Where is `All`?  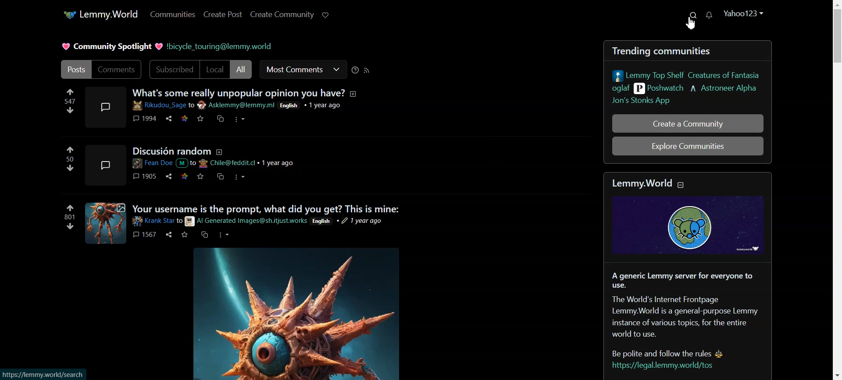
All is located at coordinates (243, 69).